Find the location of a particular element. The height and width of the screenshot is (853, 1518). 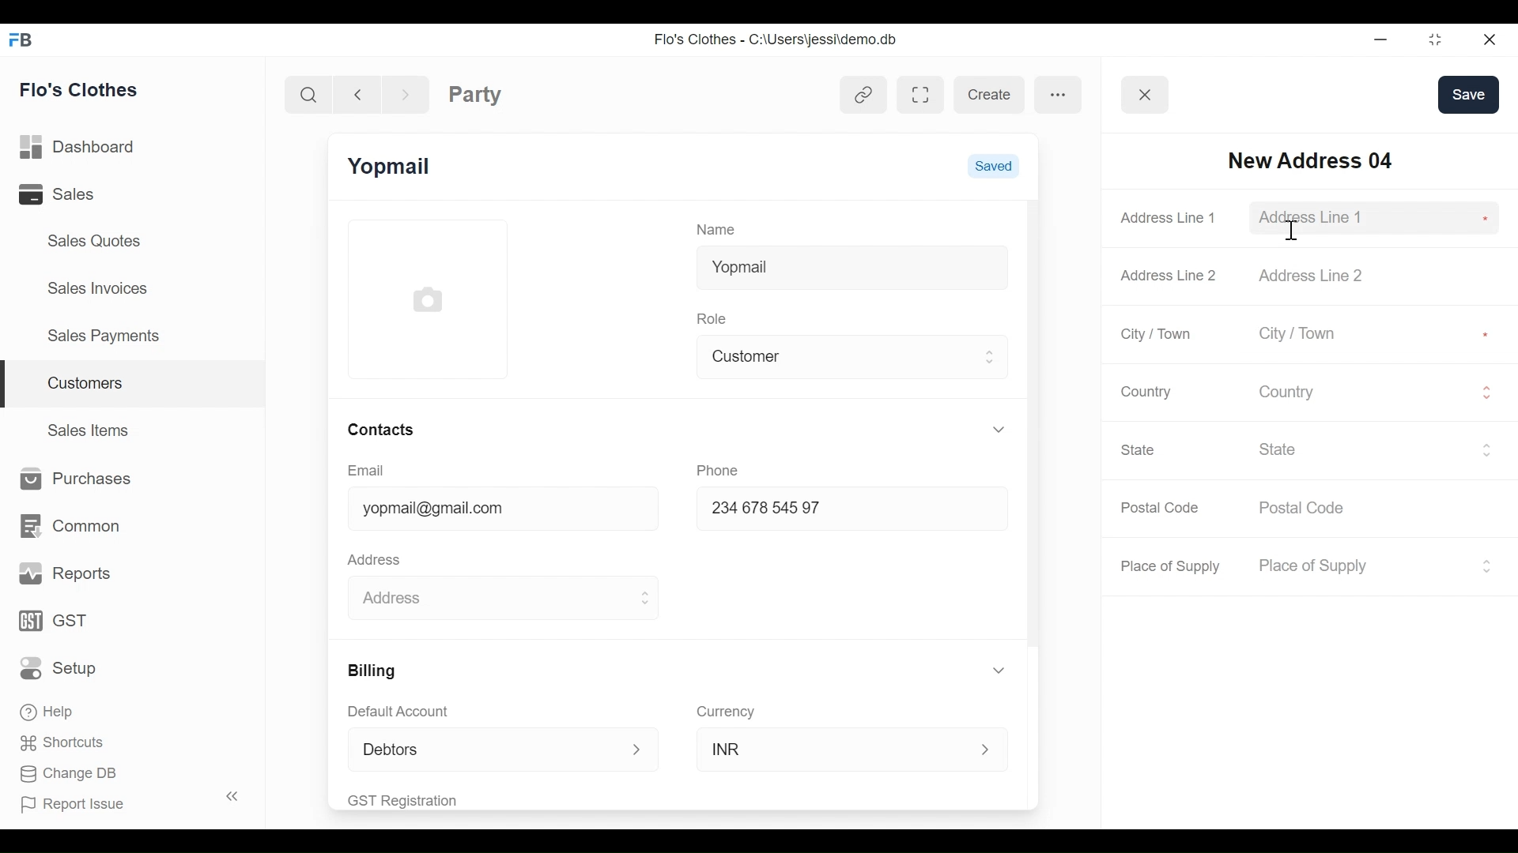

Dashboard is located at coordinates (82, 148).